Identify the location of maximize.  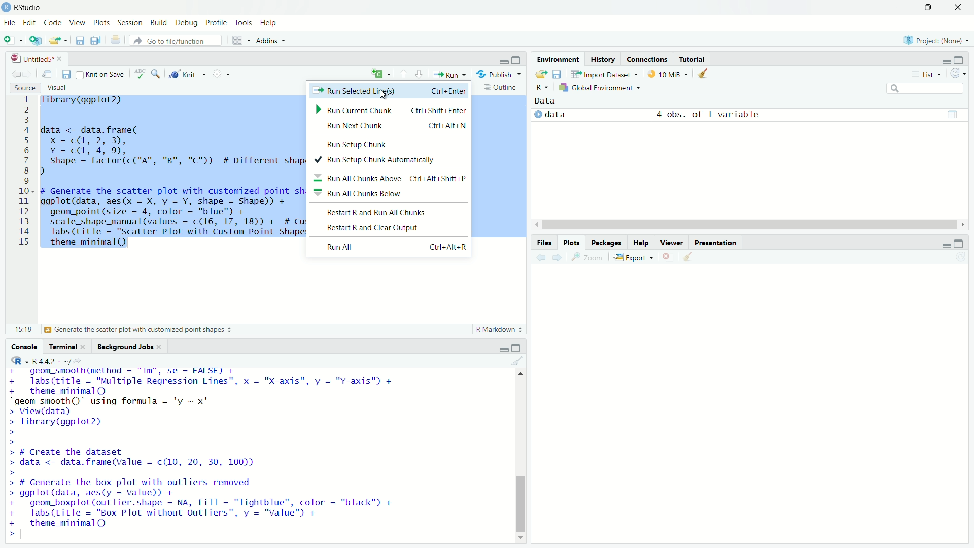
(517, 60).